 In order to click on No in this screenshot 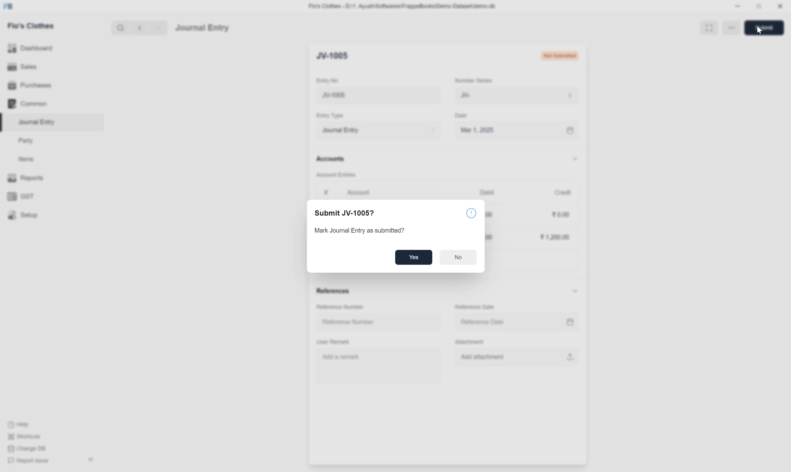, I will do `click(460, 258)`.